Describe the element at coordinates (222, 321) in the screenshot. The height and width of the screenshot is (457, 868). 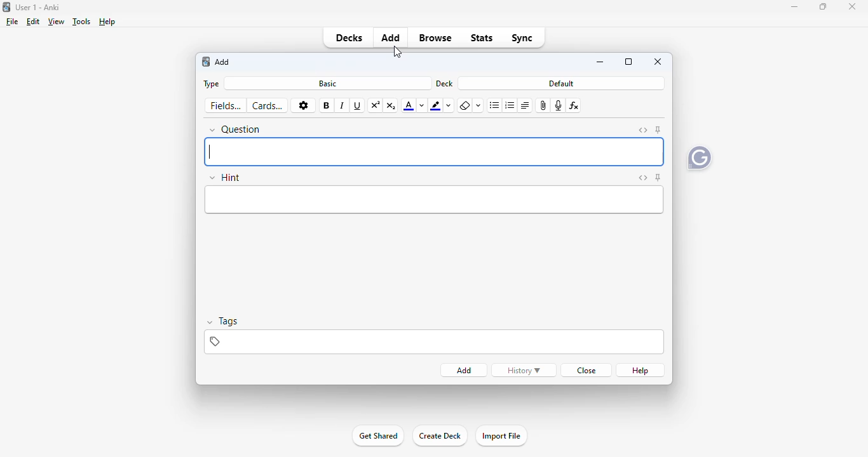
I see `tags` at that location.